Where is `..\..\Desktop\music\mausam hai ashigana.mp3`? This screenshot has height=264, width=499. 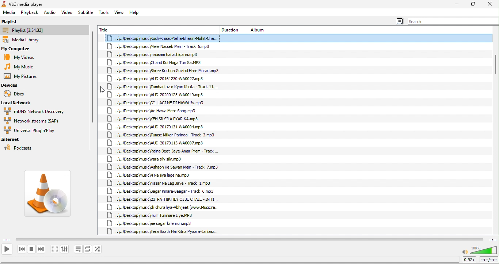
..\..\Desktop\music\mausam hai ashigana.mp3 is located at coordinates (159, 54).